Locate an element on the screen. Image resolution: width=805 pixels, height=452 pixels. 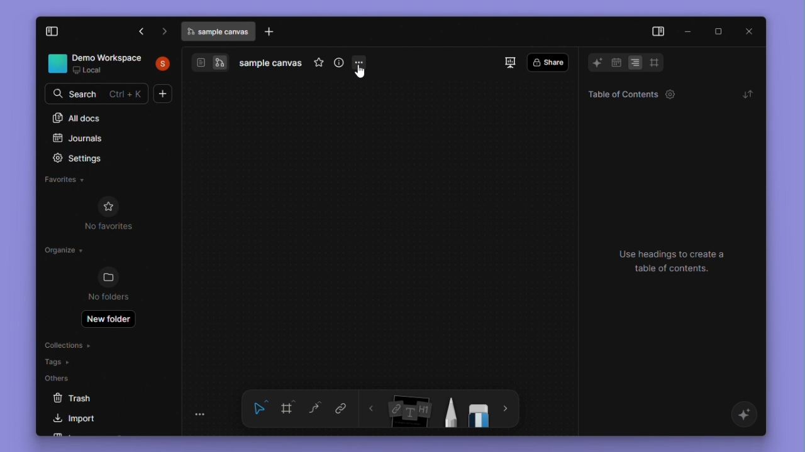
New folder is located at coordinates (109, 320).